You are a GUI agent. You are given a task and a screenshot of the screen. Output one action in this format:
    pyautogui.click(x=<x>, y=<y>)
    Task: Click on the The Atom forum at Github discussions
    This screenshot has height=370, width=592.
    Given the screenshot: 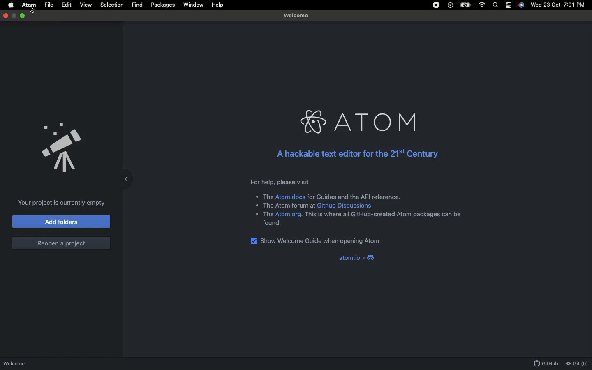 What is the action you would take?
    pyautogui.click(x=317, y=206)
    